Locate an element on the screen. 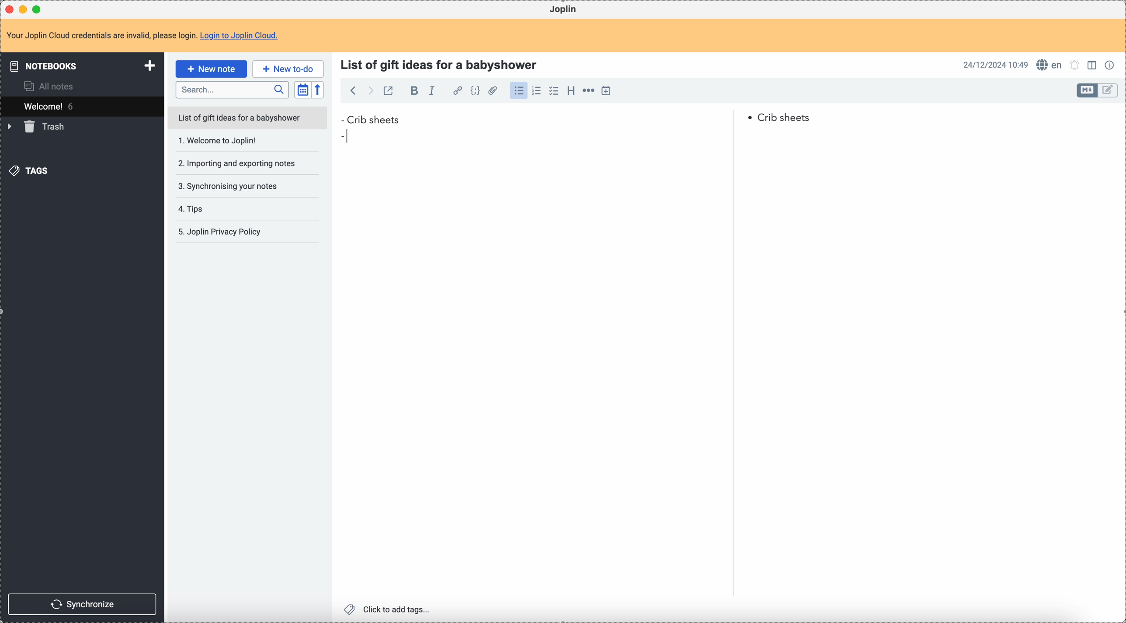  maximize Joplin is located at coordinates (39, 9).